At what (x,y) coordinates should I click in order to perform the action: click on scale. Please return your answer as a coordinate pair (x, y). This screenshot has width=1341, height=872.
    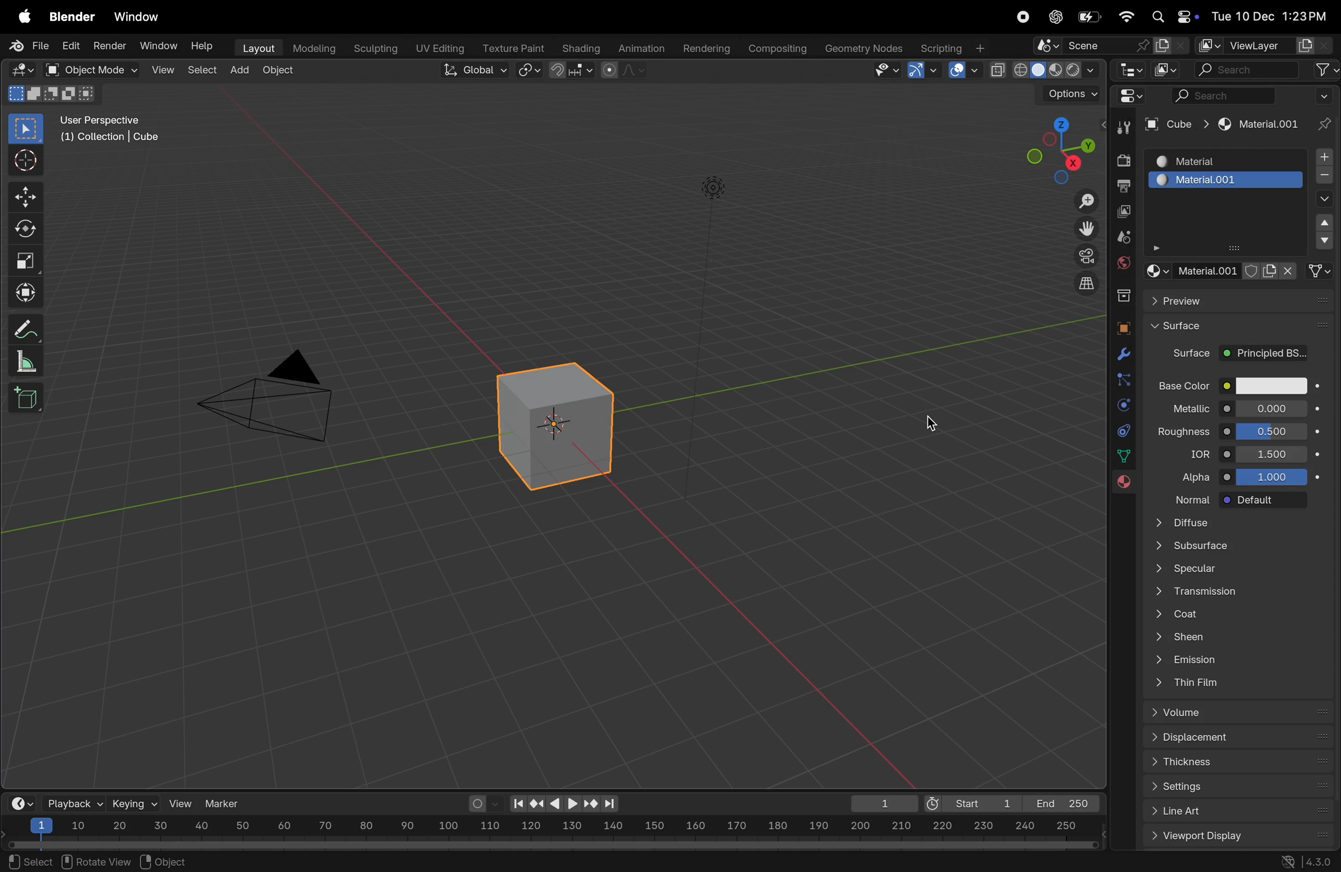
    Looking at the image, I should click on (552, 827).